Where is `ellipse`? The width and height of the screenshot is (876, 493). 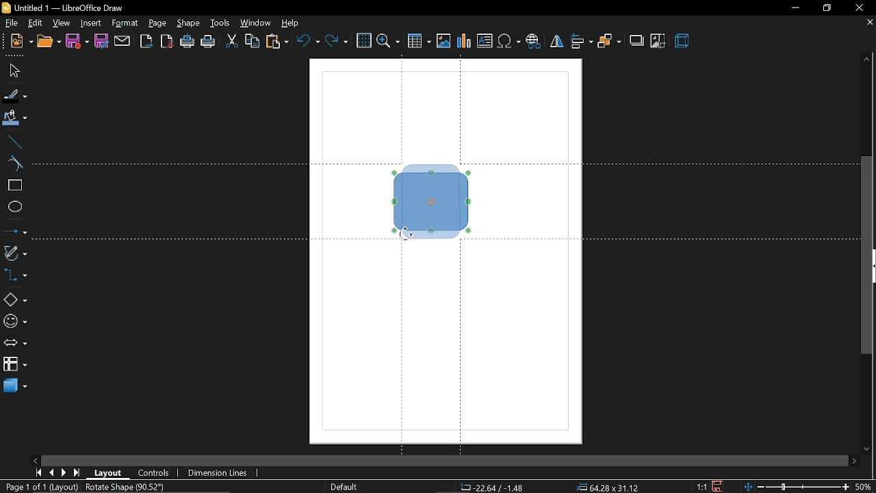 ellipse is located at coordinates (14, 208).